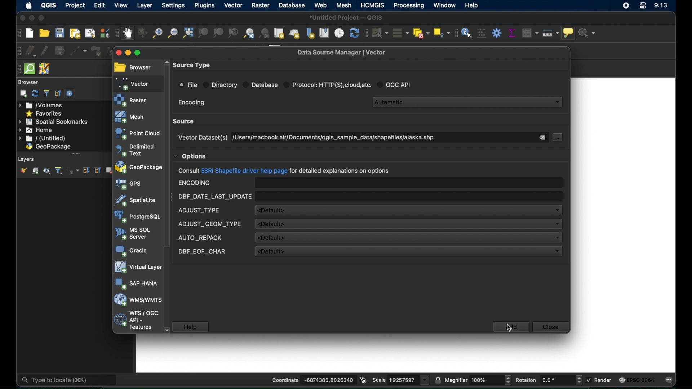 This screenshot has height=389, width=692. I want to click on zoom full, so click(187, 33).